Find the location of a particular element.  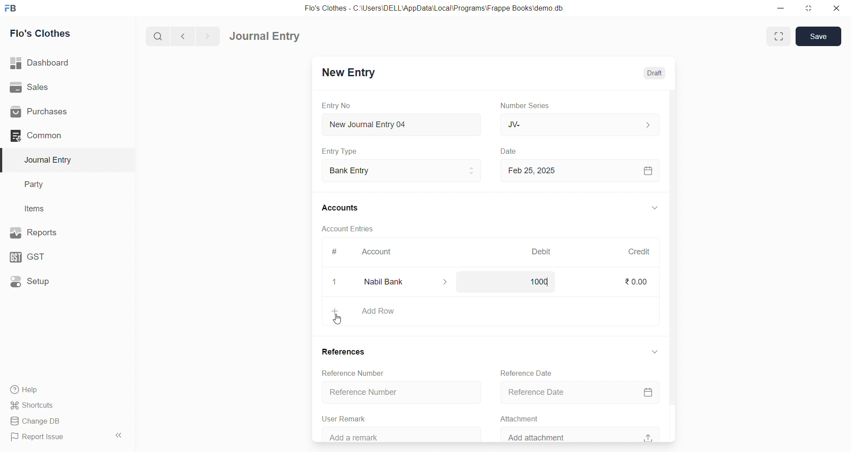

Entry No. is located at coordinates (336, 105).